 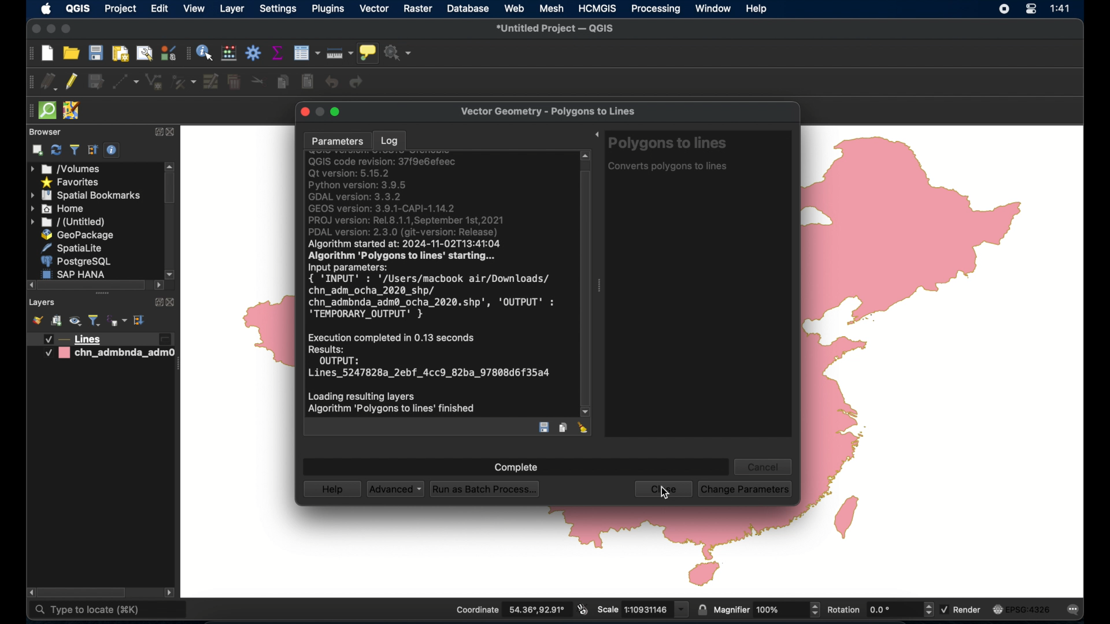 What do you see at coordinates (95, 320) in the screenshot?
I see `filter legend` at bounding box center [95, 320].